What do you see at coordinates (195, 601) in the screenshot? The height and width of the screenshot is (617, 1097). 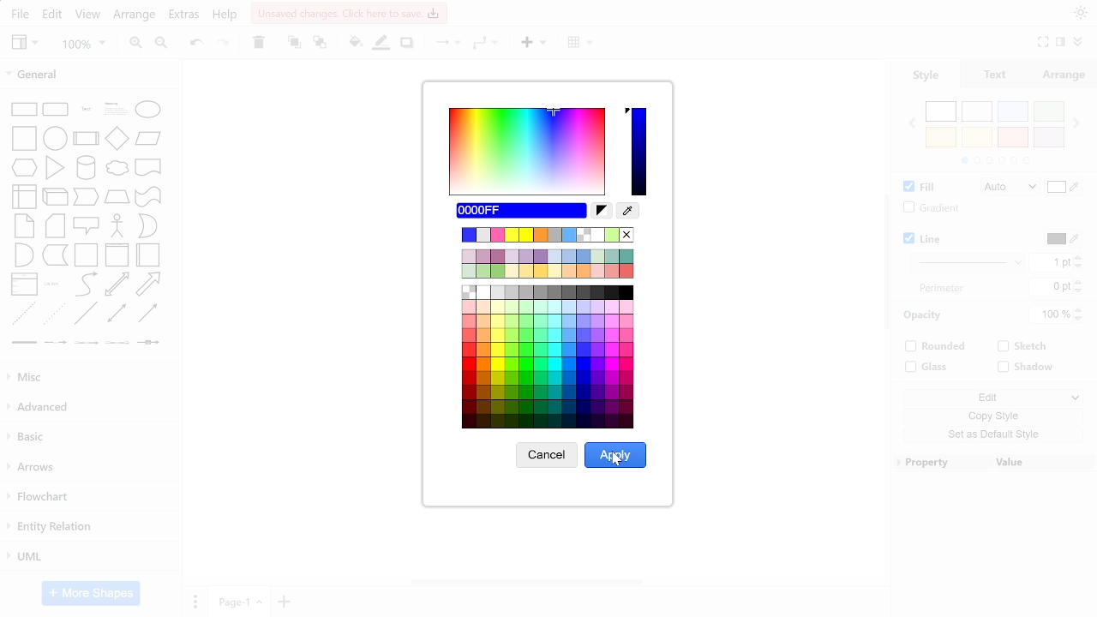 I see `pages` at bounding box center [195, 601].